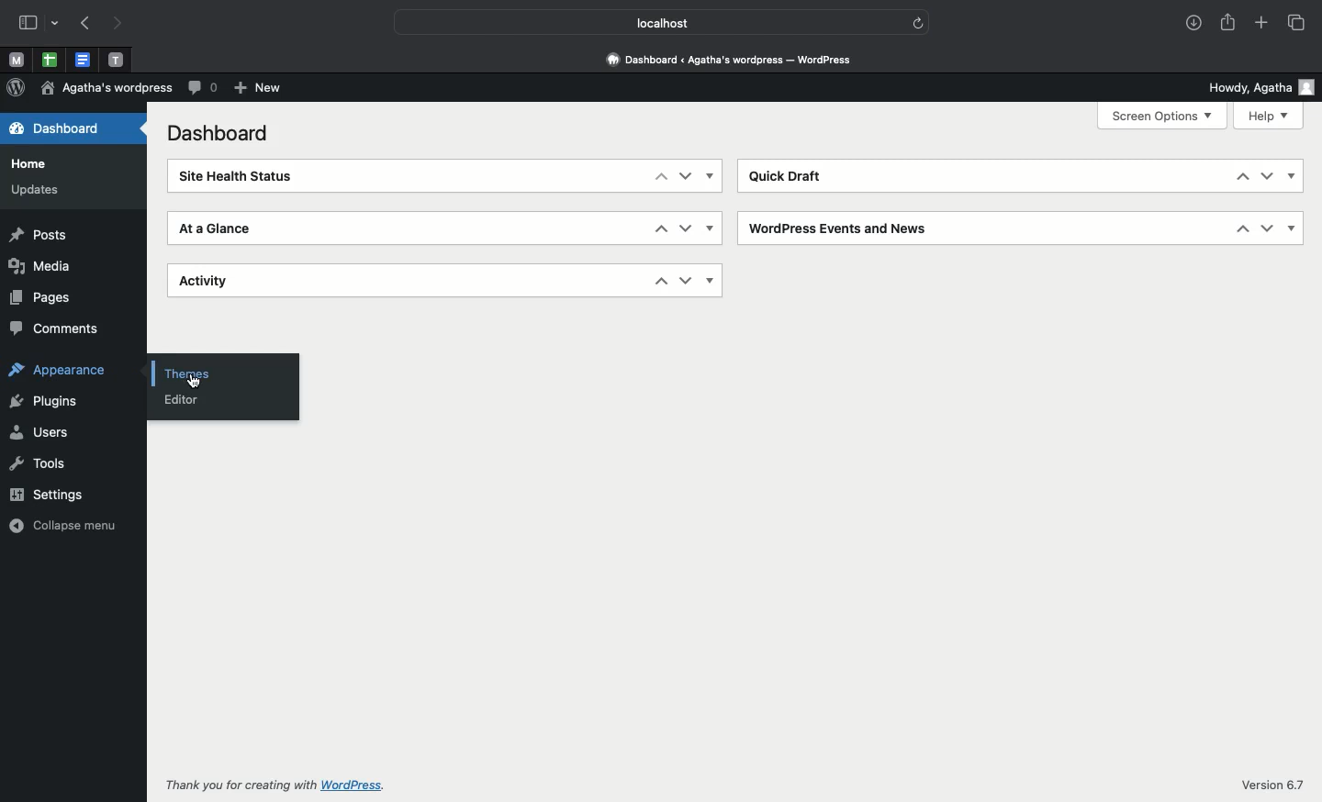 The width and height of the screenshot is (1322, 802). Describe the element at coordinates (1229, 22) in the screenshot. I see `Share` at that location.